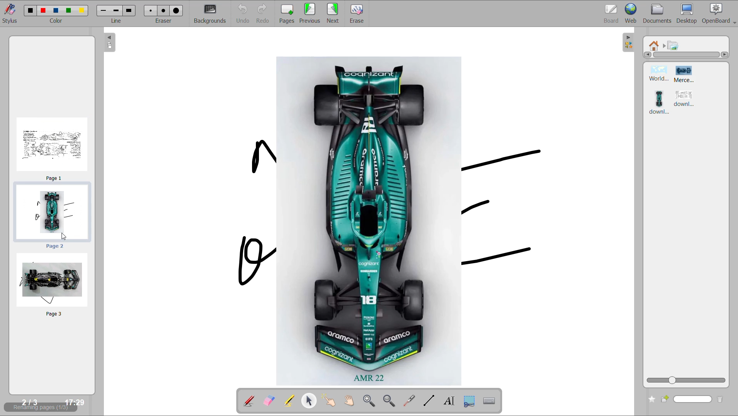 This screenshot has height=416, width=738. Describe the element at coordinates (667, 398) in the screenshot. I see `create new folder` at that location.